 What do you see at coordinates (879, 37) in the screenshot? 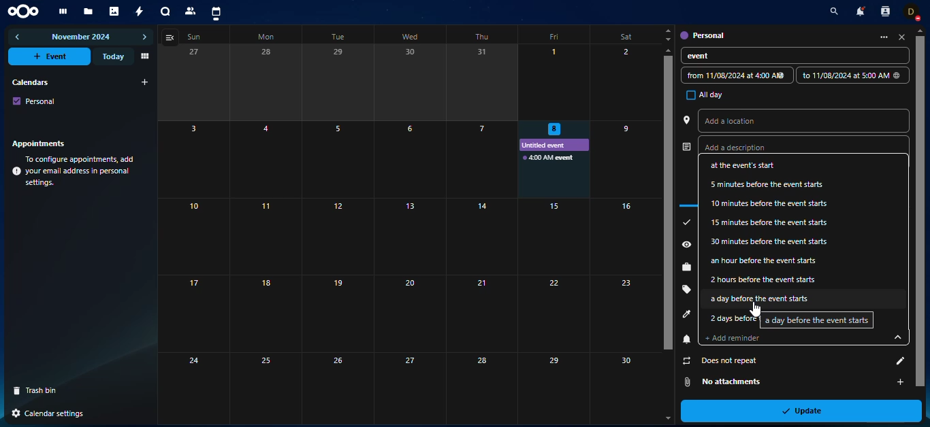
I see `more` at bounding box center [879, 37].